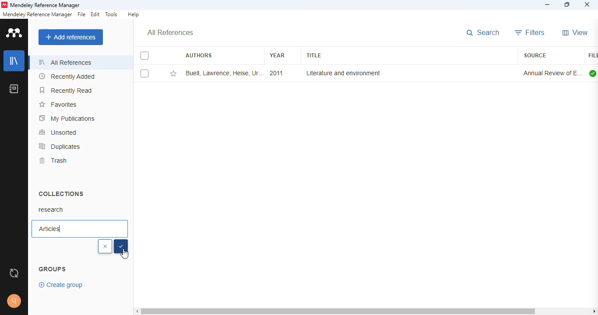 This screenshot has width=598, height=315. I want to click on cancel, so click(106, 246).